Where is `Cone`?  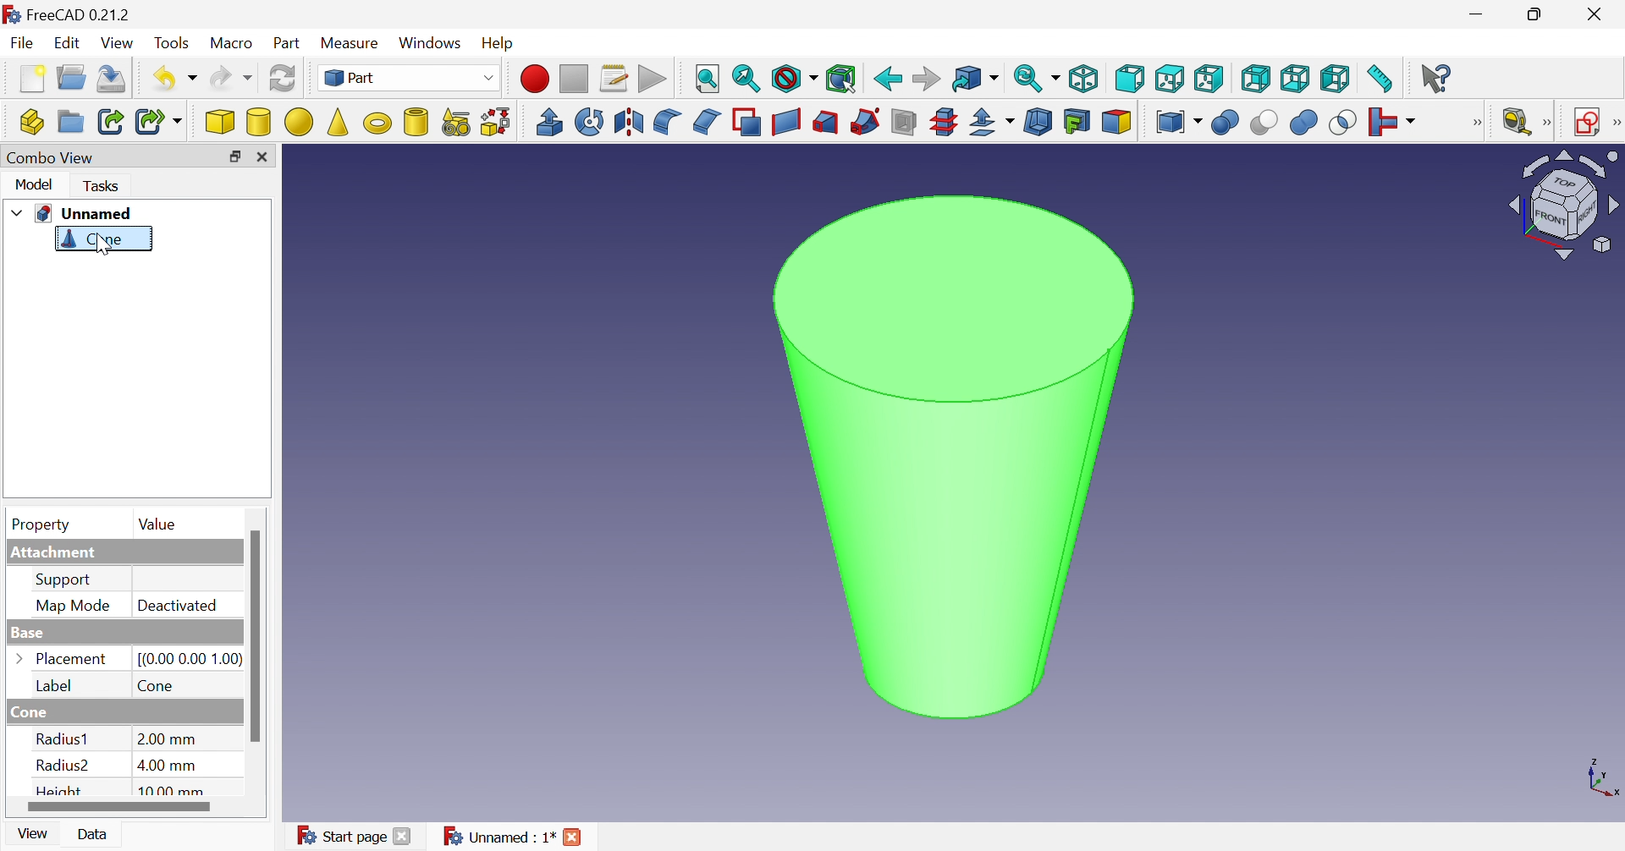
Cone is located at coordinates (954, 458).